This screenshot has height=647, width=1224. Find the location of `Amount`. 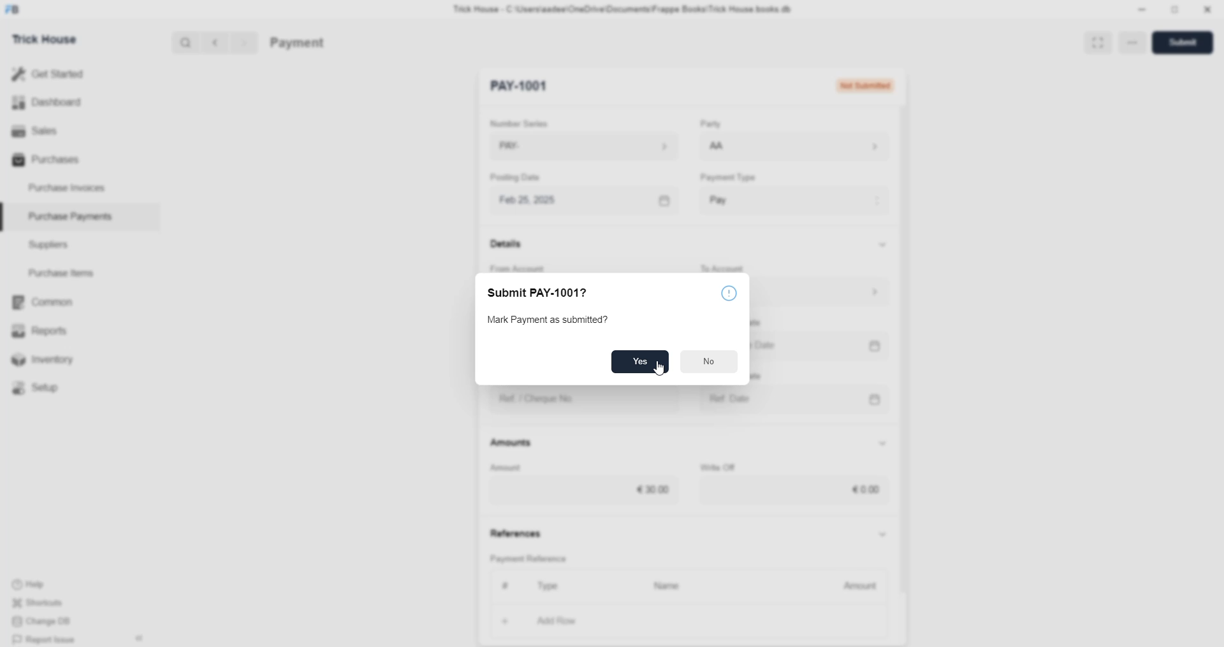

Amount is located at coordinates (859, 585).